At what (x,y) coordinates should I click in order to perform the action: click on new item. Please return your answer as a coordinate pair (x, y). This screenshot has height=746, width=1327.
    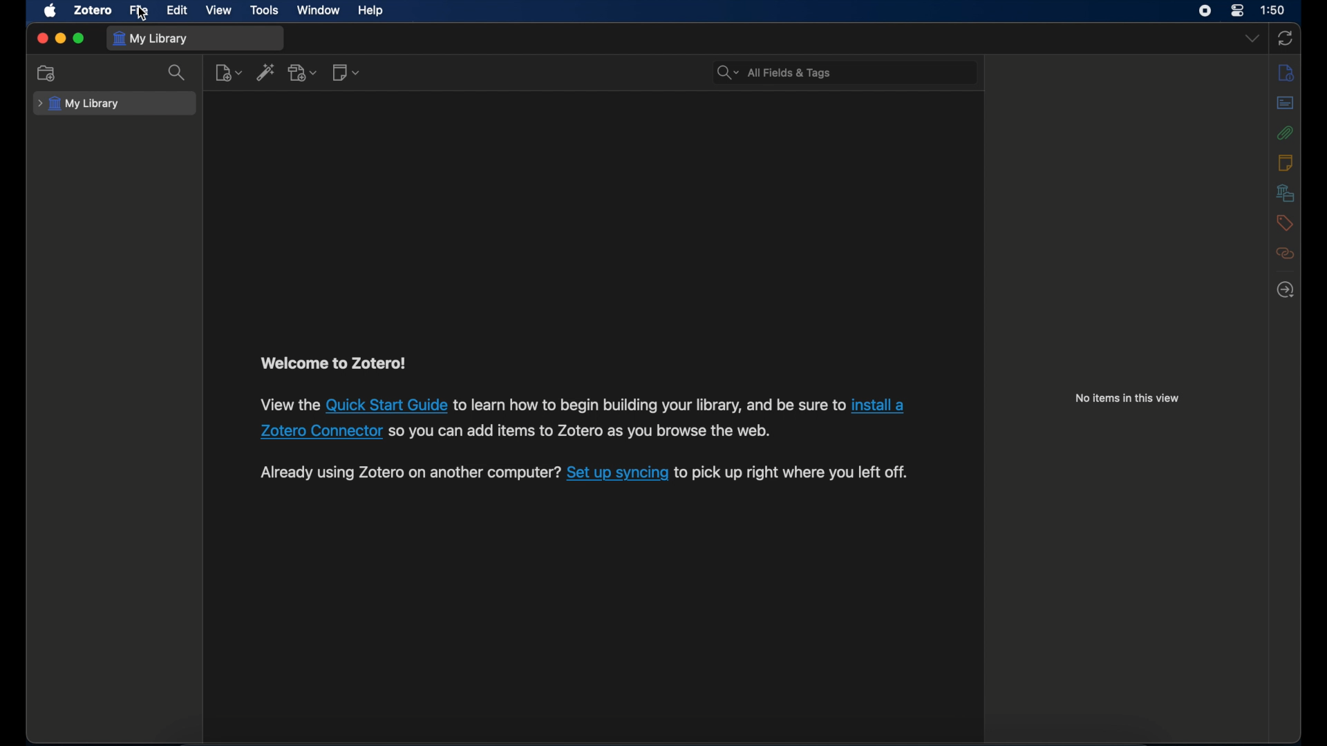
    Looking at the image, I should click on (228, 72).